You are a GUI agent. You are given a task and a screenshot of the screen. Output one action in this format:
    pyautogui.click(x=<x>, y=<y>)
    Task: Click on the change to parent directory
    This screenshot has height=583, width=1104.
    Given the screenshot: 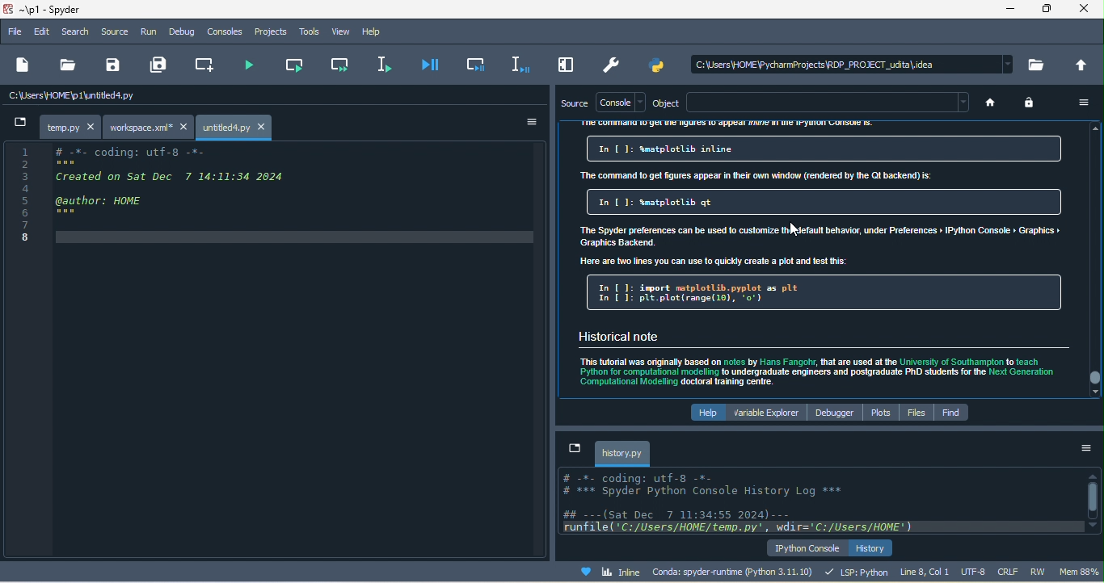 What is the action you would take?
    pyautogui.click(x=1078, y=65)
    